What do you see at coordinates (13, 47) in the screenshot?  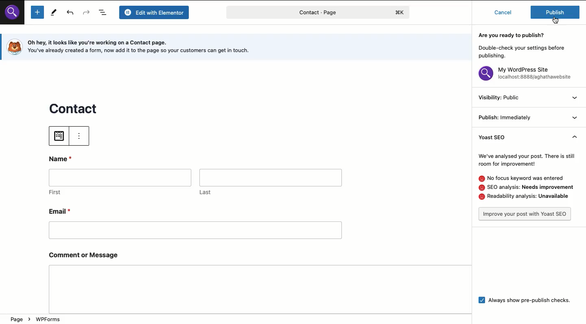 I see `logo` at bounding box center [13, 47].